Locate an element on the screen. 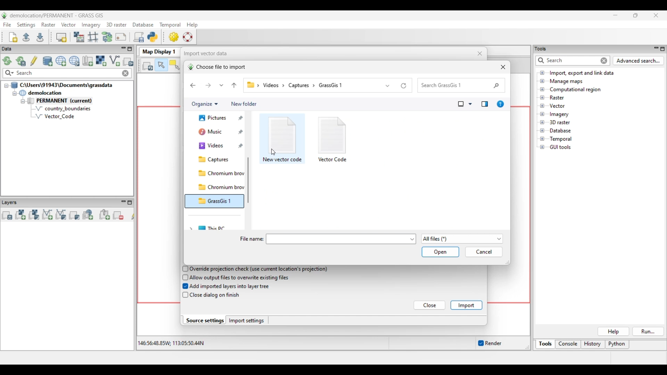 The width and height of the screenshot is (667, 375). Advanced search for Tools panel is located at coordinates (639, 61).